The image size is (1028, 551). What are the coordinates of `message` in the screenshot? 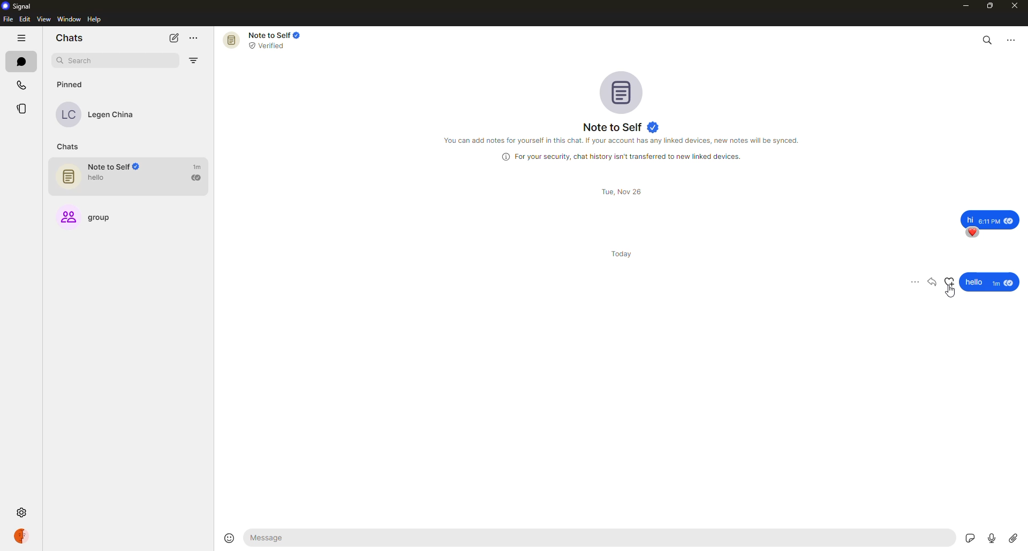 It's located at (989, 277).